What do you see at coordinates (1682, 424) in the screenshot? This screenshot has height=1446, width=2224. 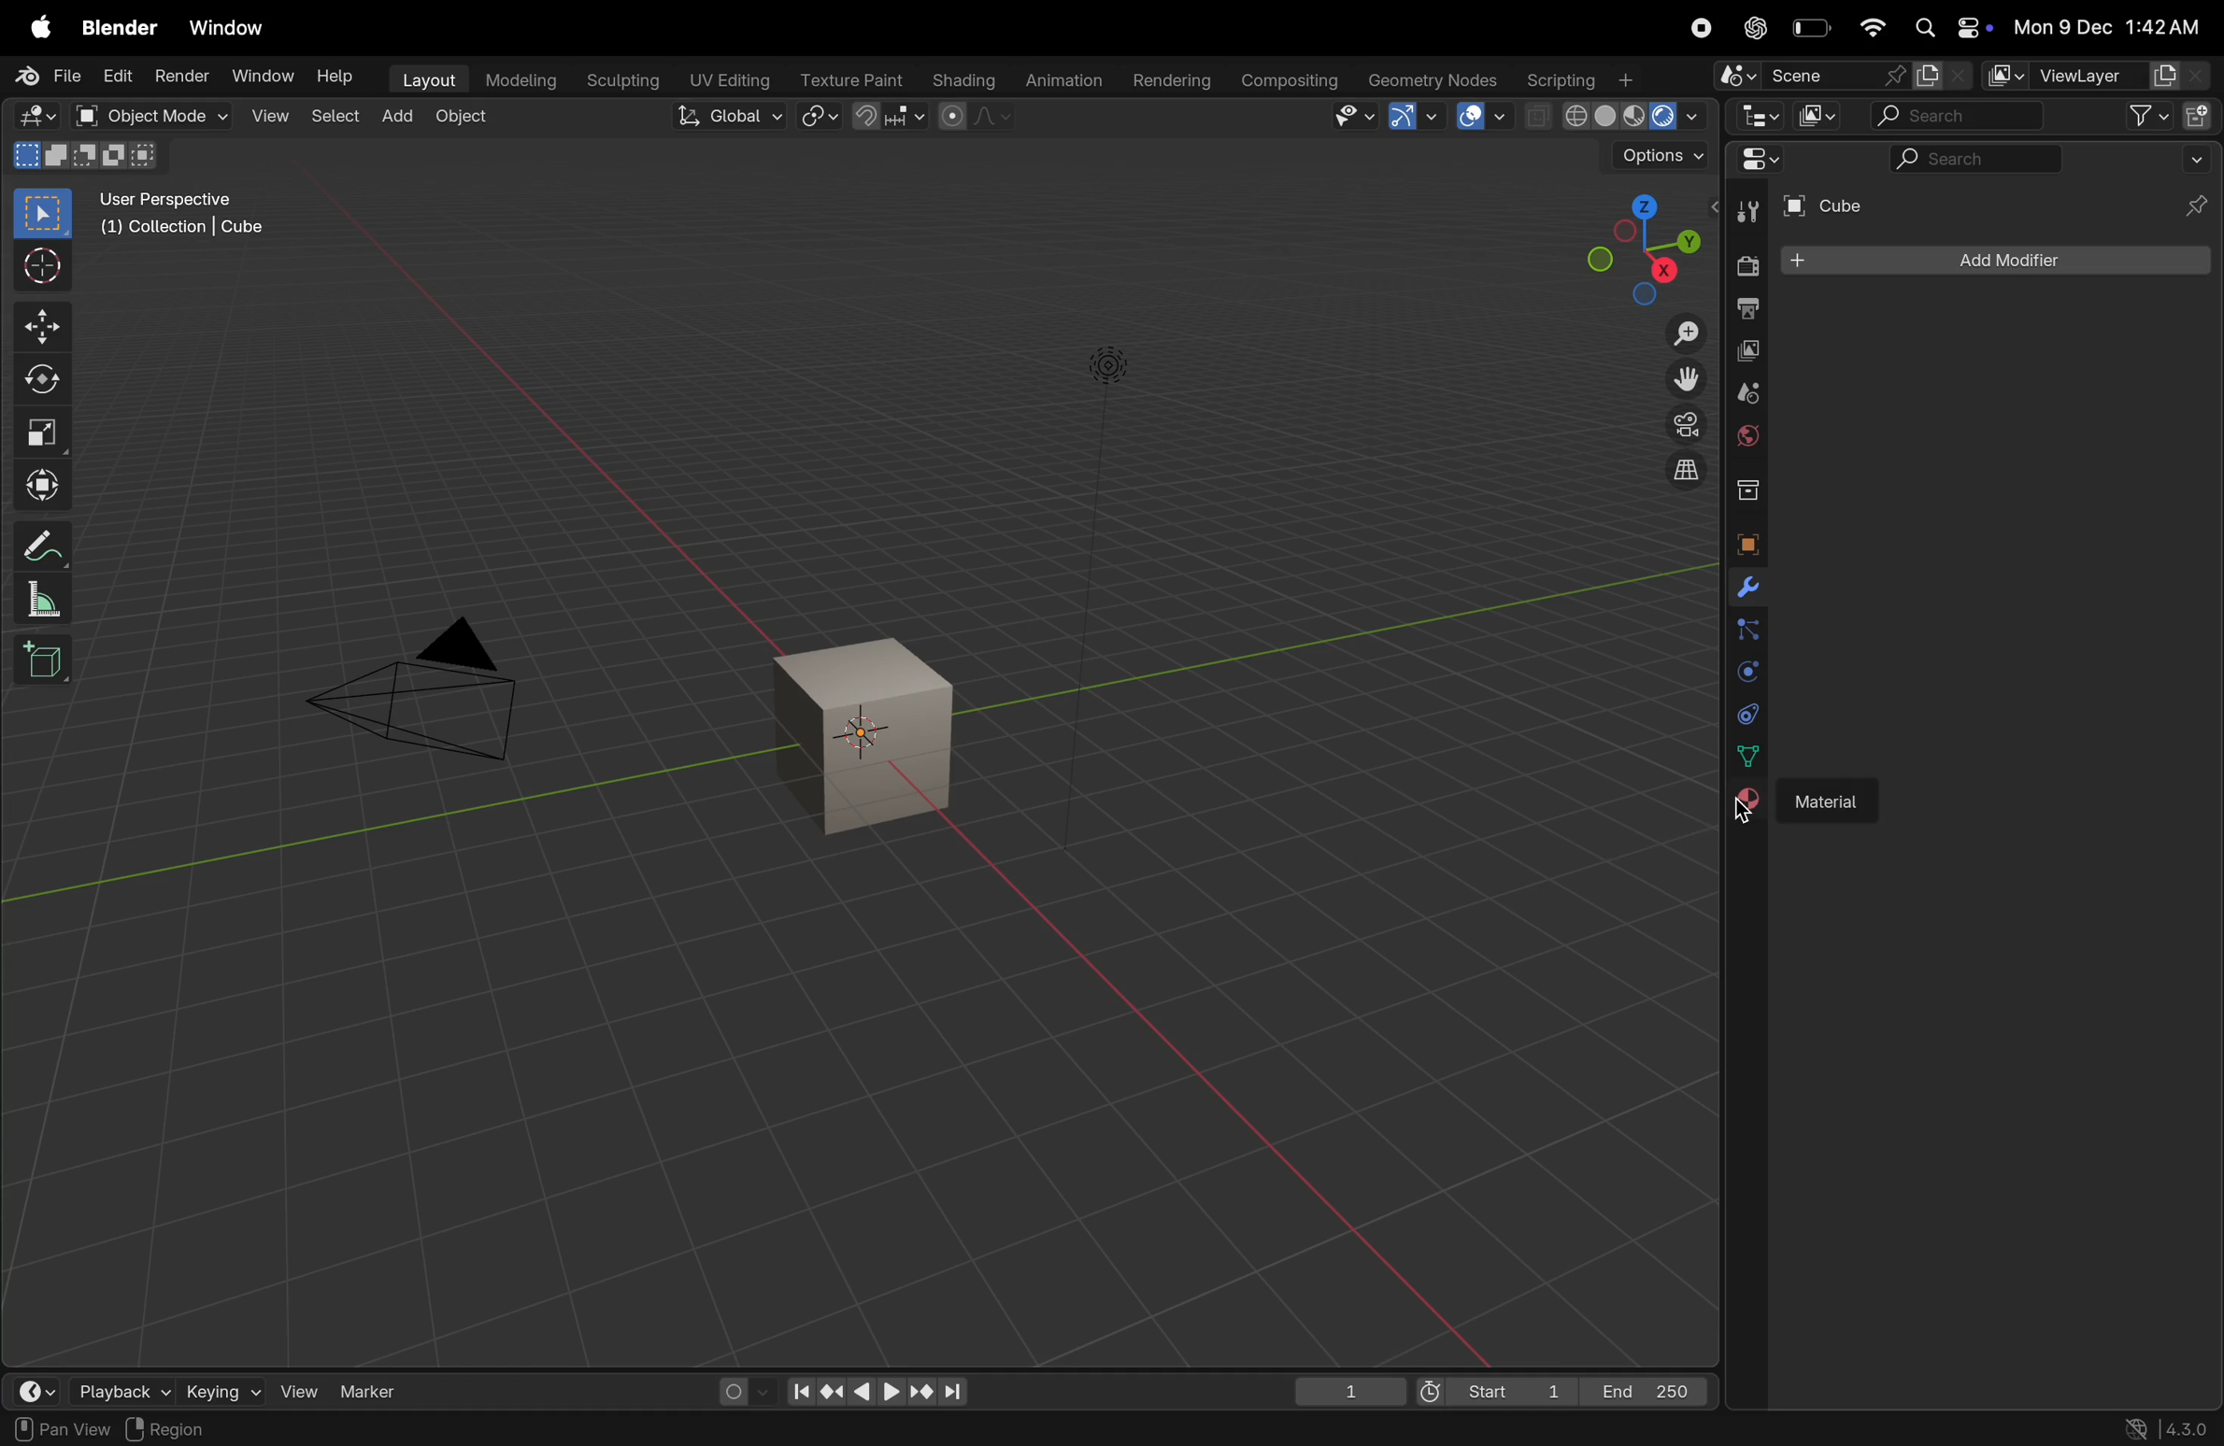 I see `toggle camera` at bounding box center [1682, 424].